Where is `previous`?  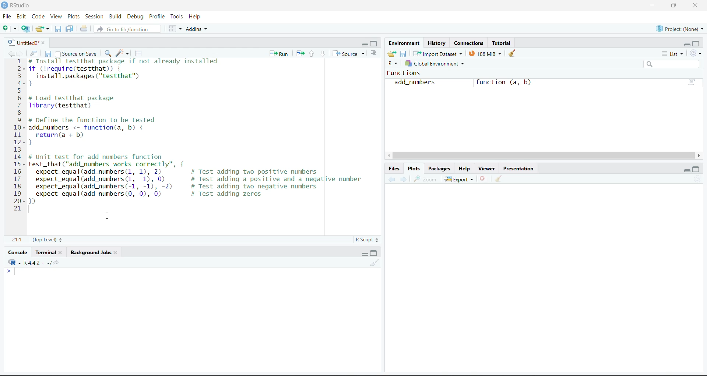
previous is located at coordinates (391, 179).